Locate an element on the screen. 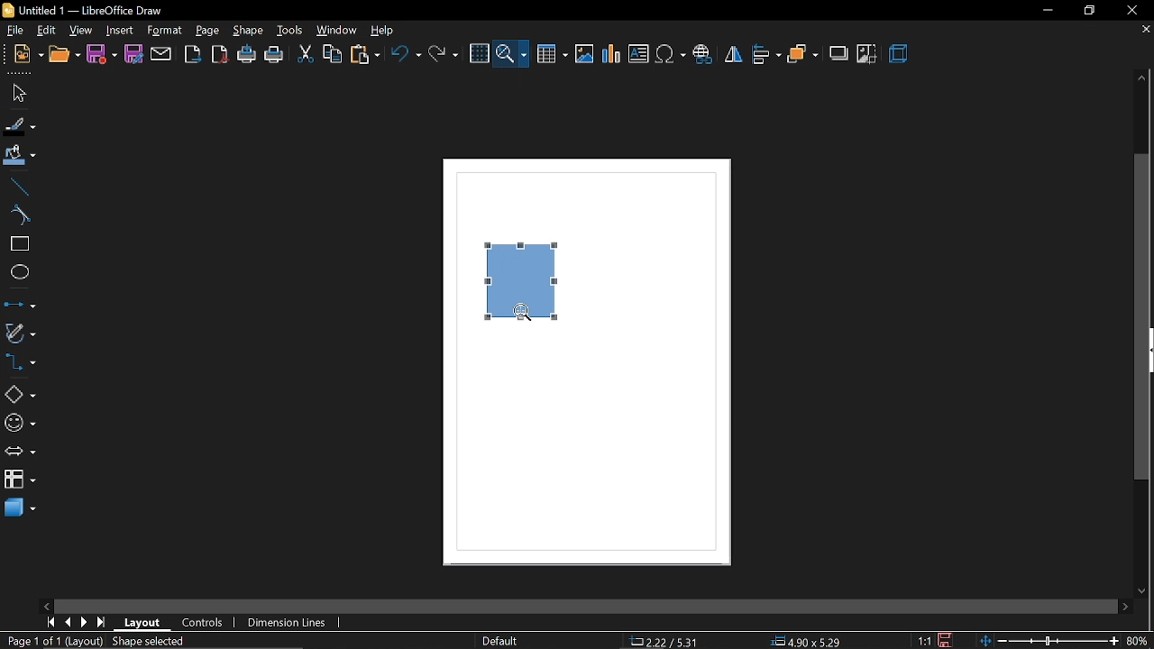 This screenshot has width=1154, height=649. dimension lines is located at coordinates (283, 623).